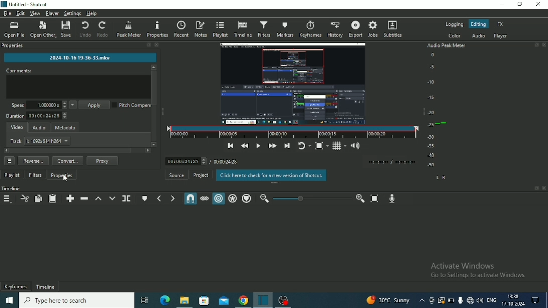 The image size is (548, 308). I want to click on Lift, so click(98, 198).